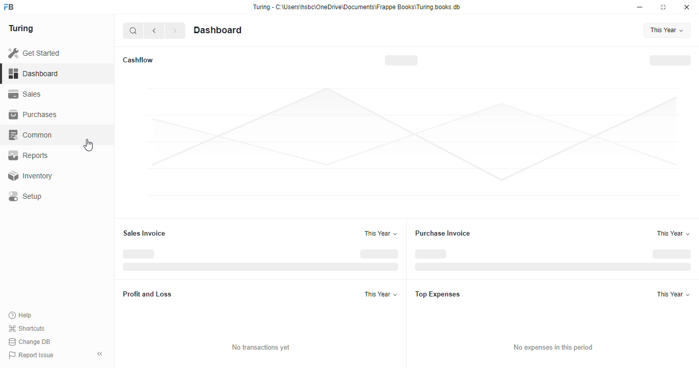 The width and height of the screenshot is (699, 368). I want to click on dashboard, so click(34, 73).